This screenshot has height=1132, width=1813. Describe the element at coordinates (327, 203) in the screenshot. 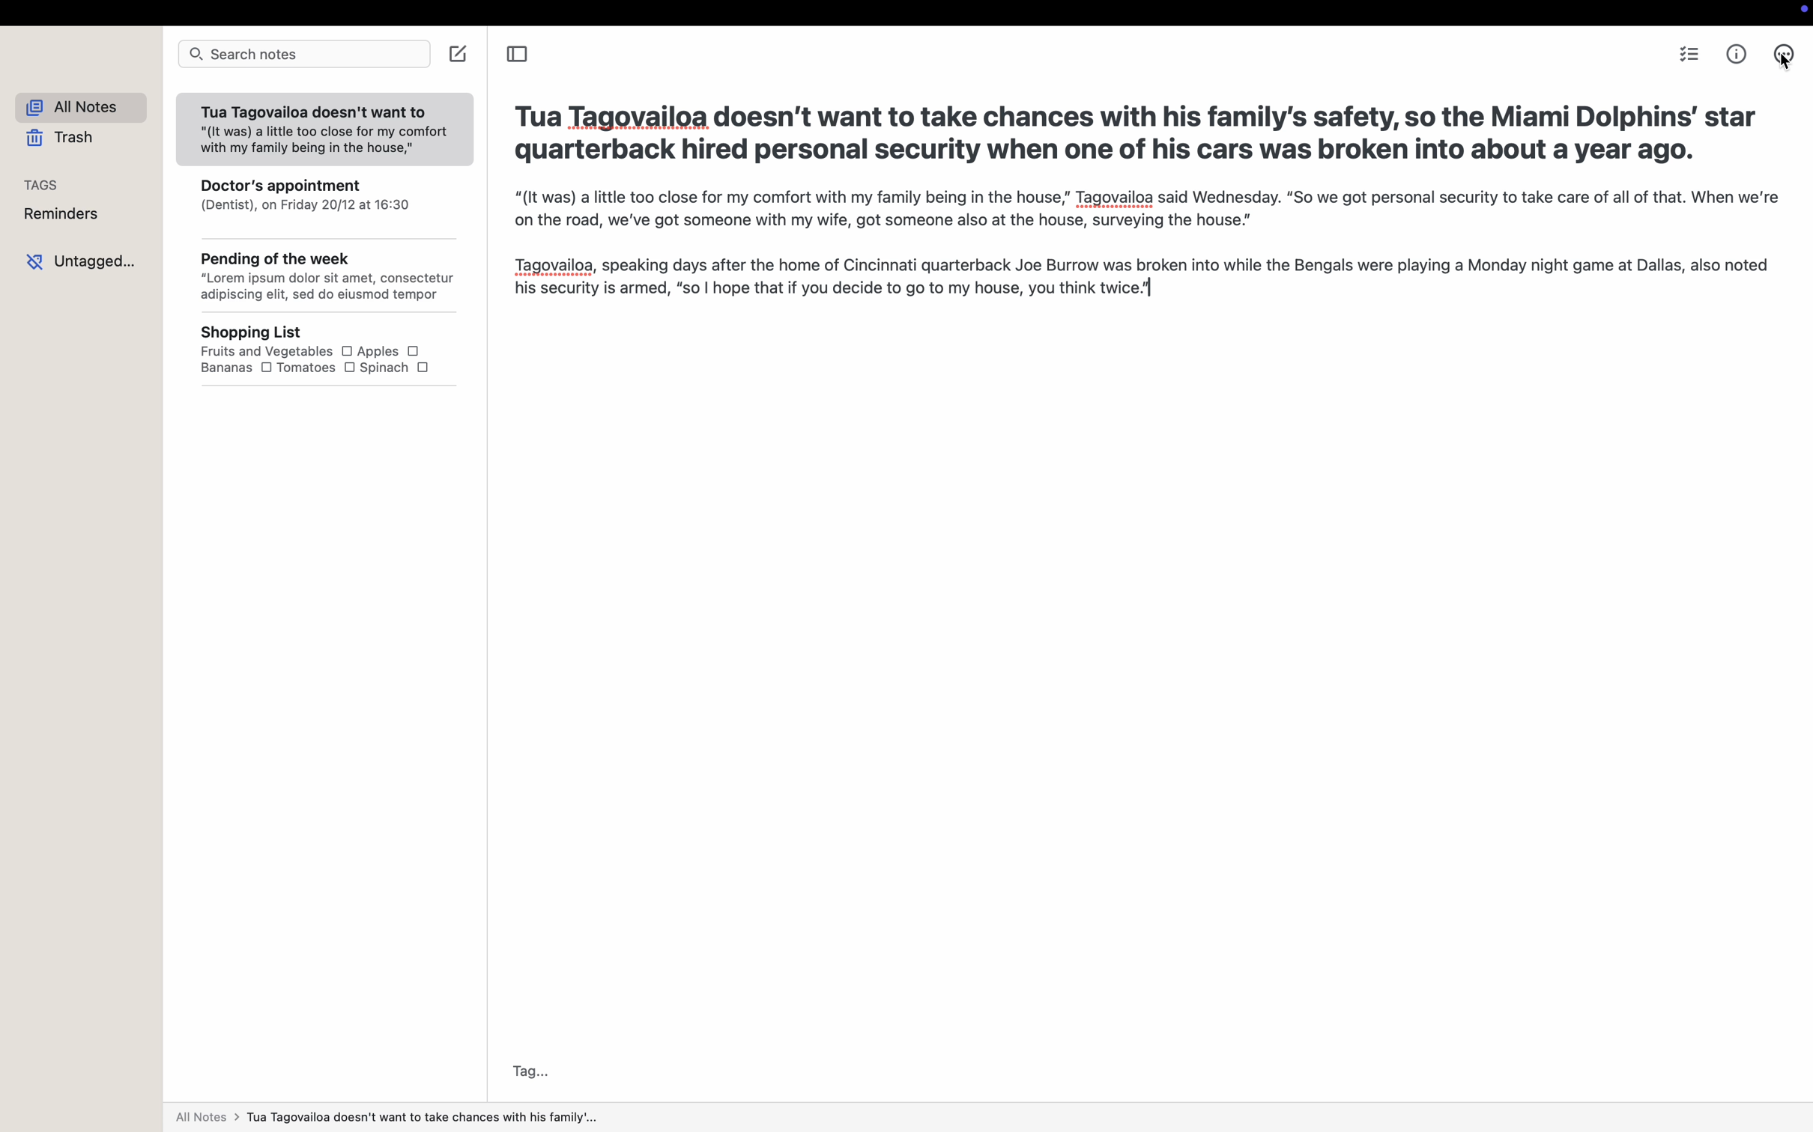

I see `Doctor's appointment
(Dentist), on Friday 20/12 at 16:30` at that location.